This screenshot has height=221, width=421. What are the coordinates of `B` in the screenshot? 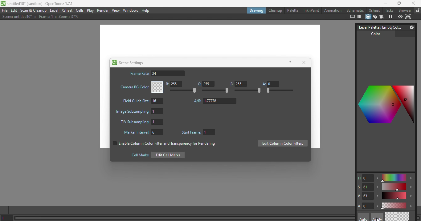 It's located at (238, 84).